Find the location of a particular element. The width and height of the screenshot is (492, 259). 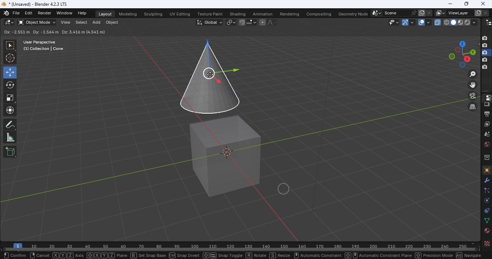

Object is located at coordinates (112, 23).